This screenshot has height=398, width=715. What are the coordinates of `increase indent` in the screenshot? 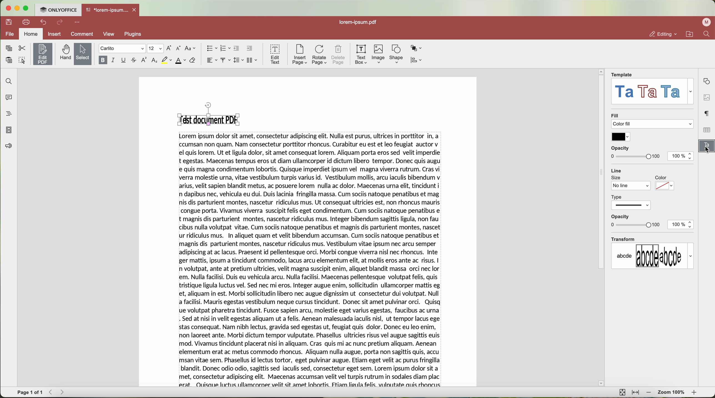 It's located at (250, 49).